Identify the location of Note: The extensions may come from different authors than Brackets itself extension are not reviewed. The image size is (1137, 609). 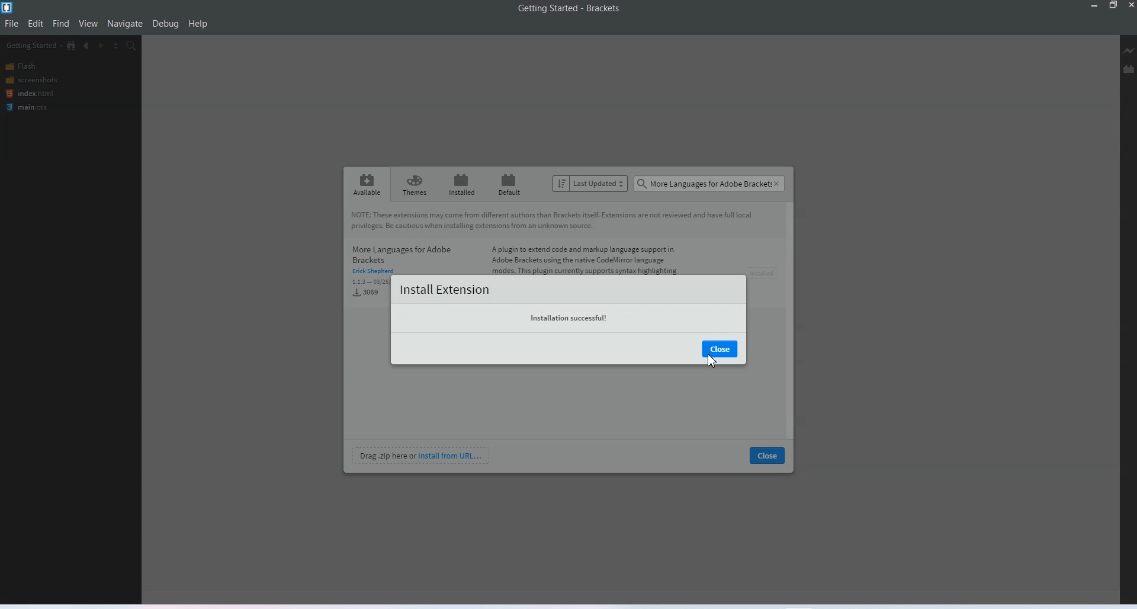
(556, 222).